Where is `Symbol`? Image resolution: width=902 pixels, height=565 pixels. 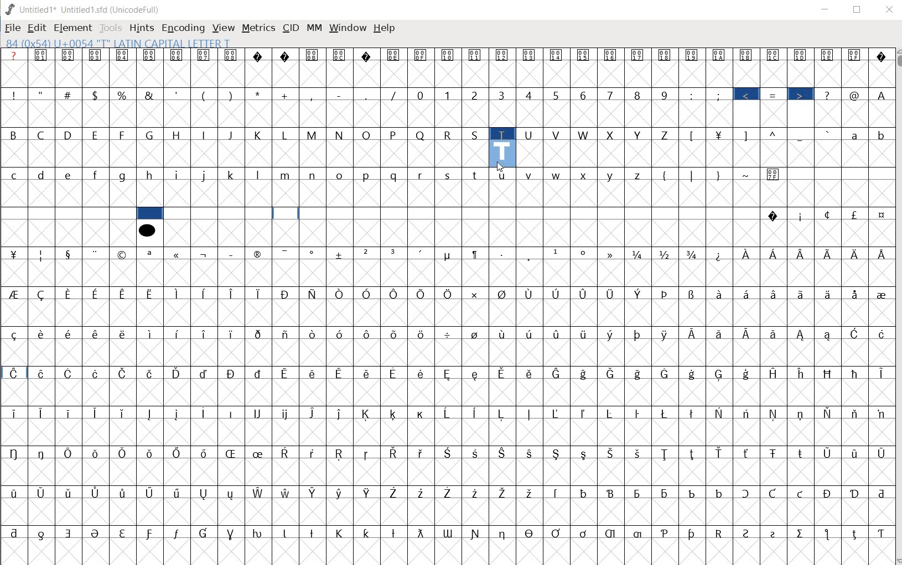
Symbol is located at coordinates (503, 55).